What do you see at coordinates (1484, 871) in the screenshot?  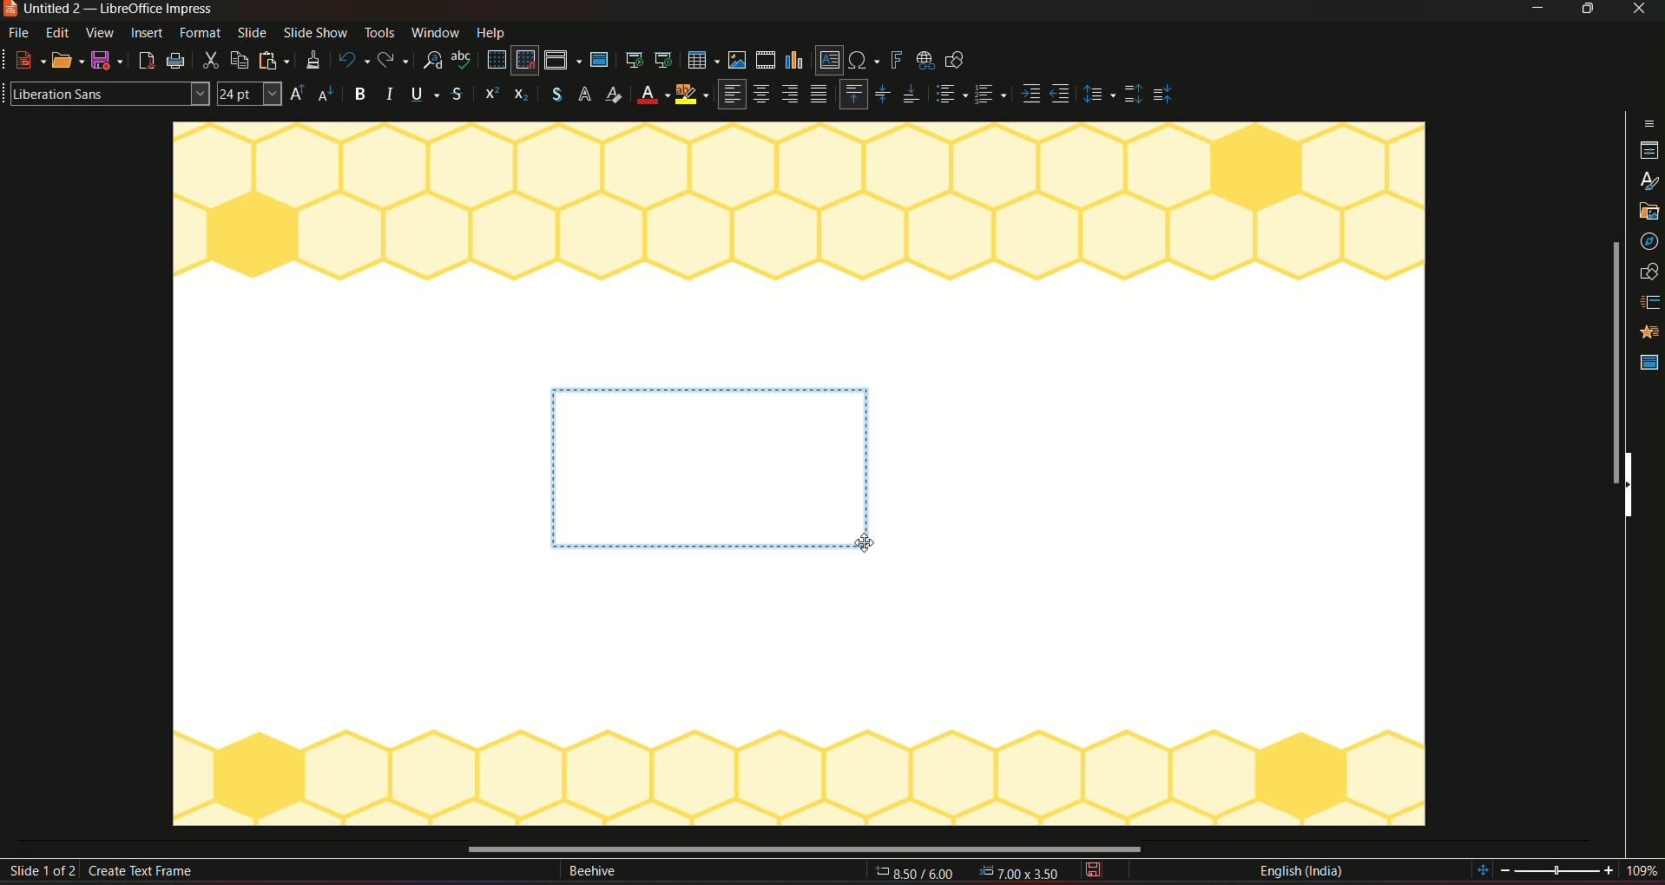 I see `fit slide to current view` at bounding box center [1484, 871].